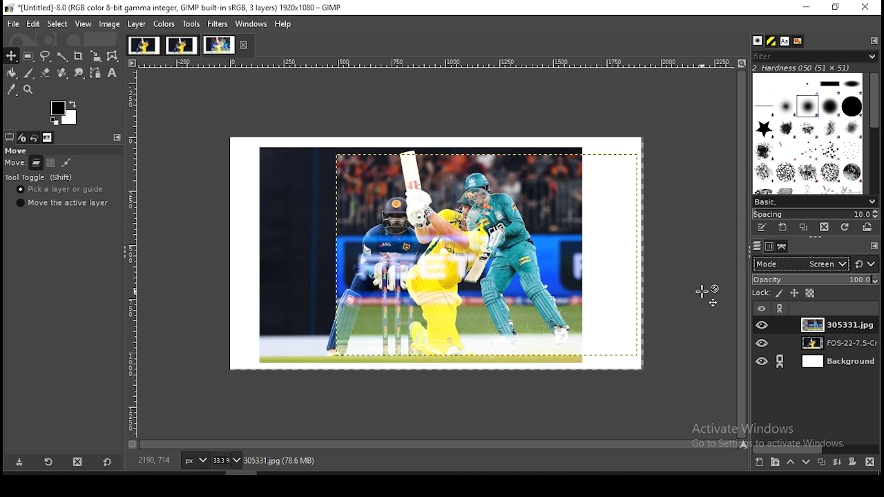 Image resolution: width=884 pixels, height=497 pixels. Describe the element at coordinates (37, 163) in the screenshot. I see `move layers` at that location.